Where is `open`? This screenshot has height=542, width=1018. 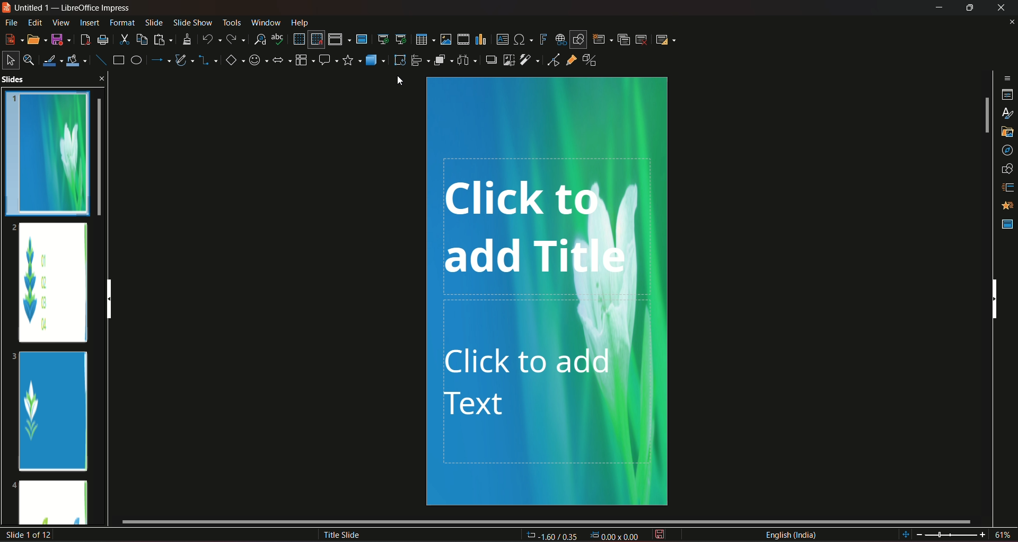 open is located at coordinates (37, 38).